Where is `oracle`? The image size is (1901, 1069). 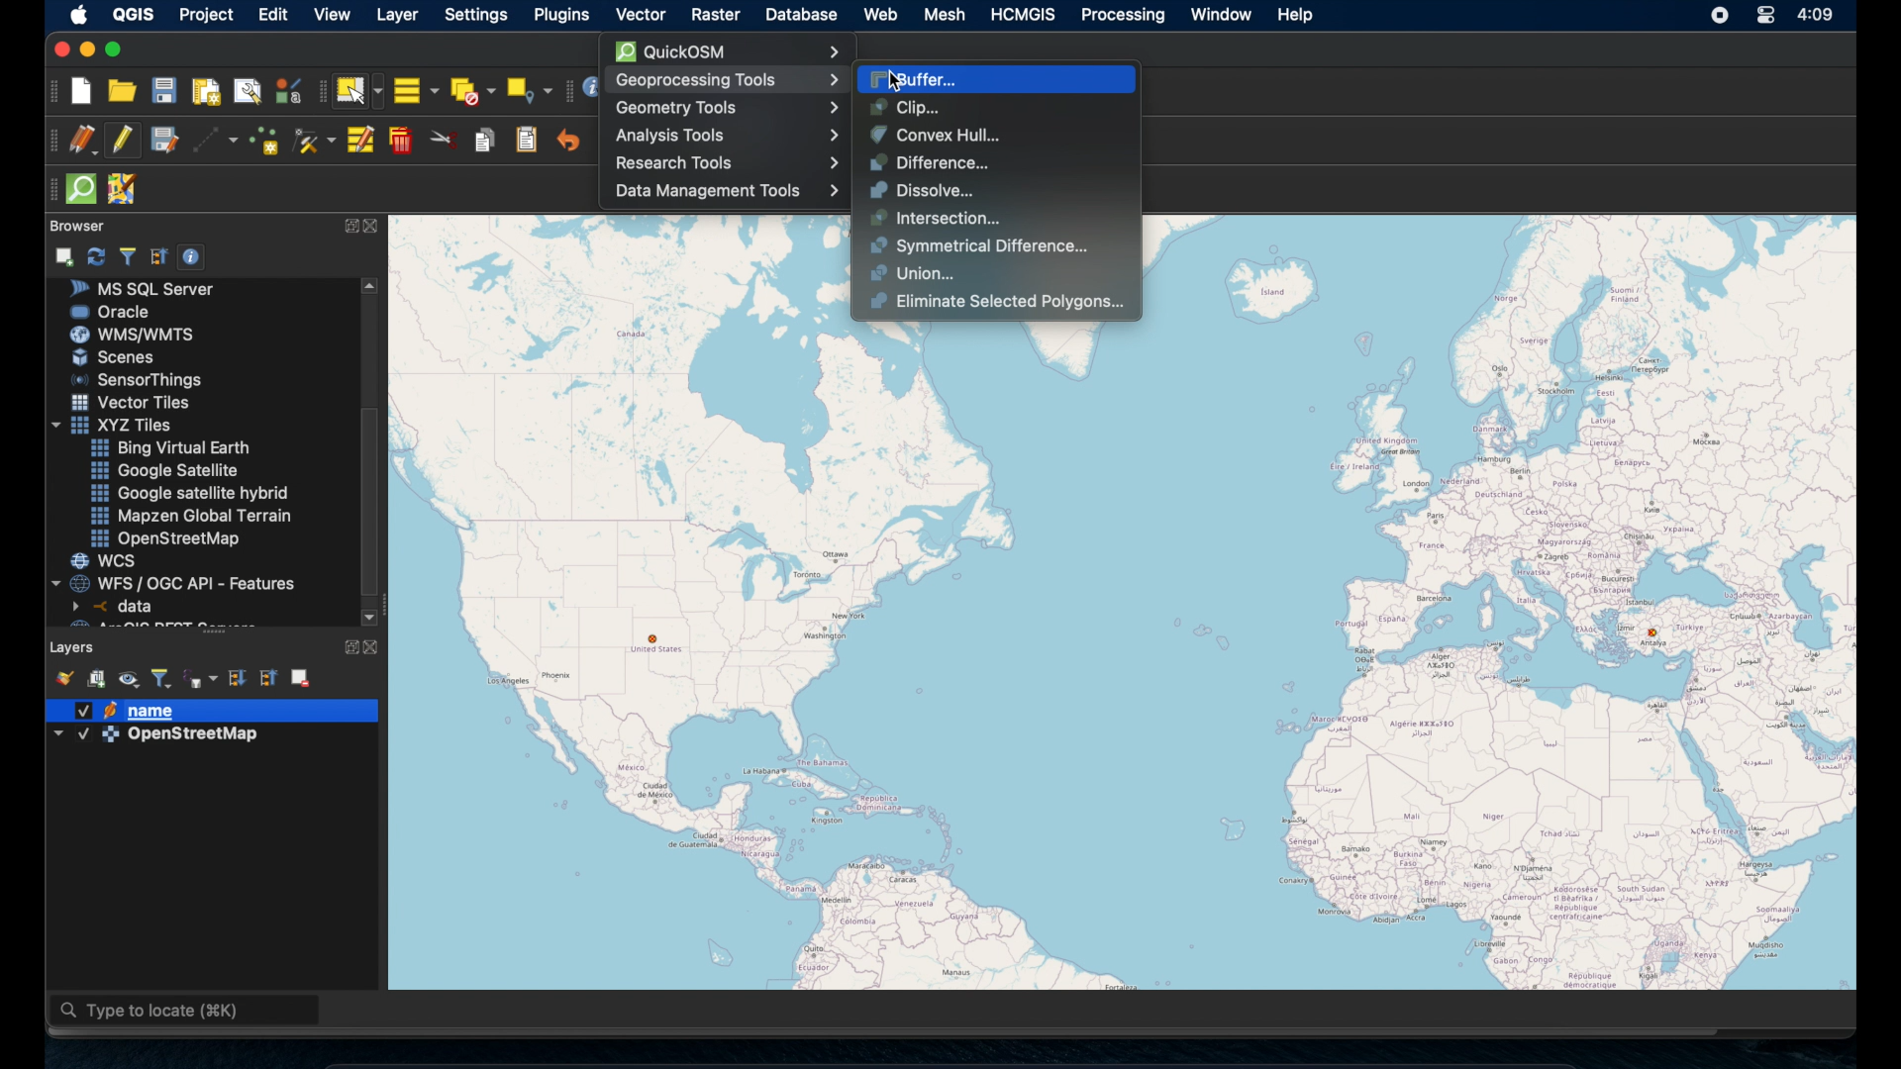 oracle is located at coordinates (112, 311).